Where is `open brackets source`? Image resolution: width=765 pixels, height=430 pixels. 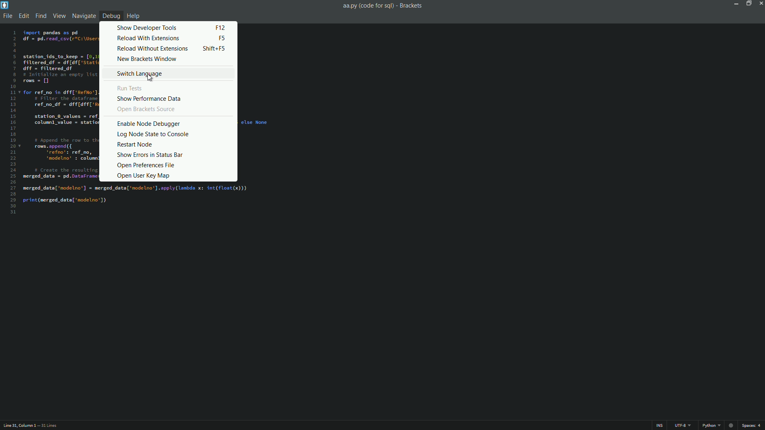 open brackets source is located at coordinates (147, 109).